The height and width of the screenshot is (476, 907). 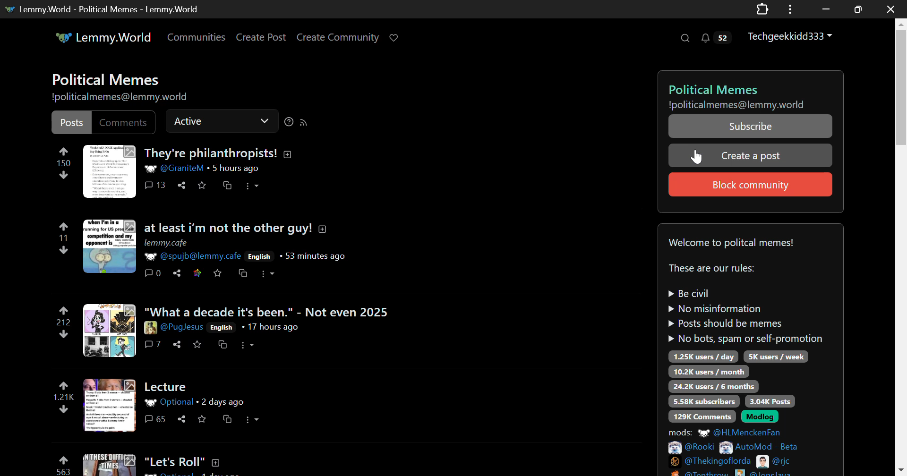 I want to click on @PugJesus, so click(x=174, y=327).